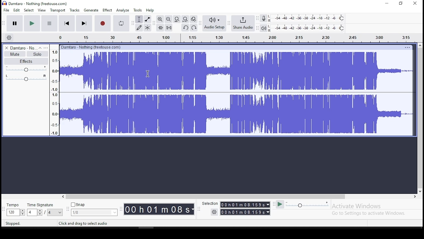 This screenshot has height=239, width=424. I want to click on help, so click(150, 10).